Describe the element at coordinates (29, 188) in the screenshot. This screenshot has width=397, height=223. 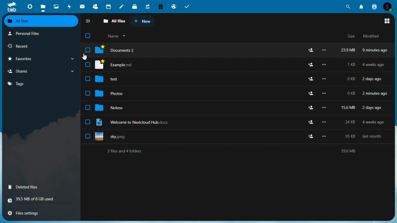
I see `Deleted files` at that location.